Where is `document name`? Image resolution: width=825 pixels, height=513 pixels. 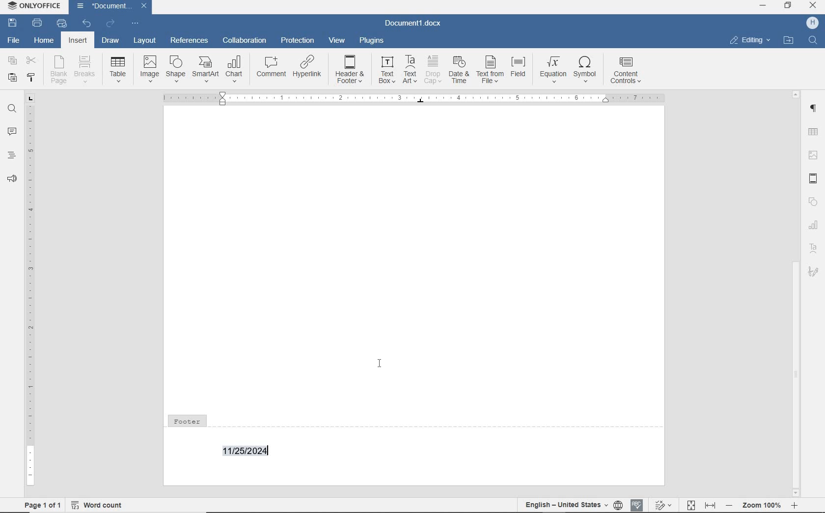 document name is located at coordinates (414, 23).